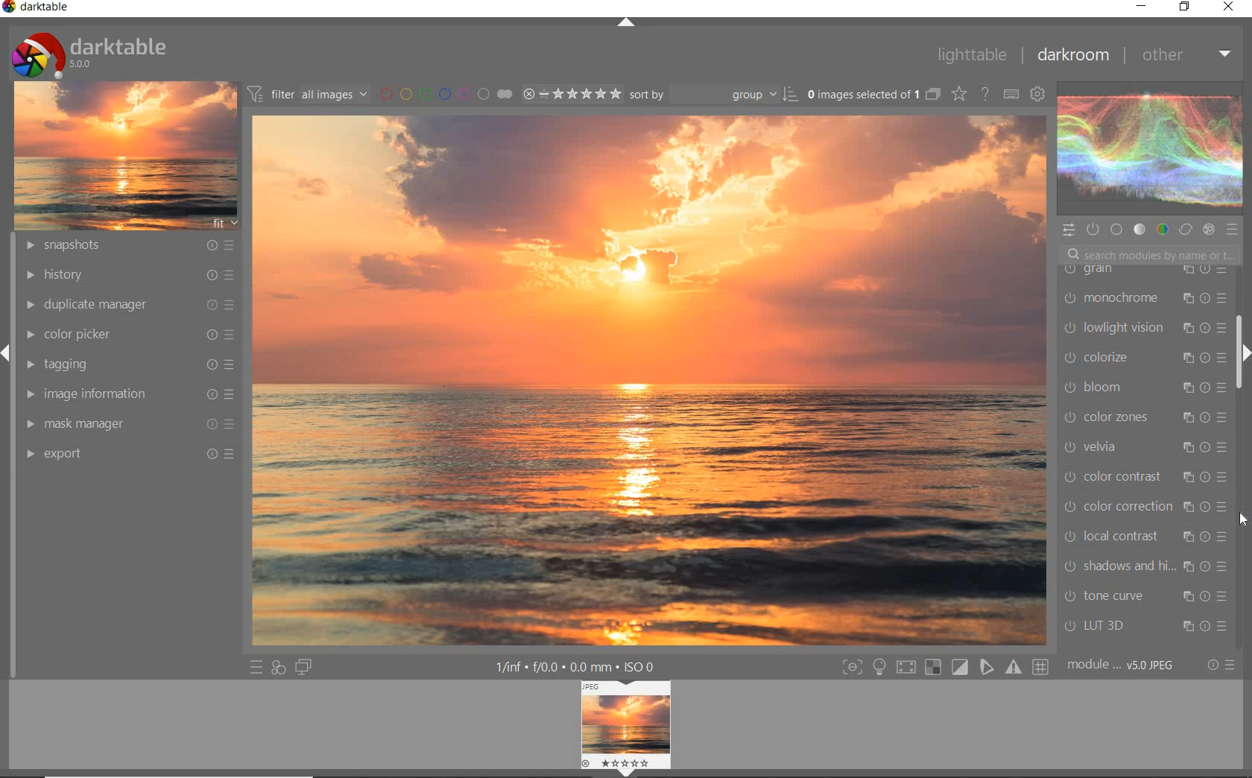 This screenshot has width=1252, height=778. Describe the element at coordinates (127, 363) in the screenshot. I see `TAGGING` at that location.